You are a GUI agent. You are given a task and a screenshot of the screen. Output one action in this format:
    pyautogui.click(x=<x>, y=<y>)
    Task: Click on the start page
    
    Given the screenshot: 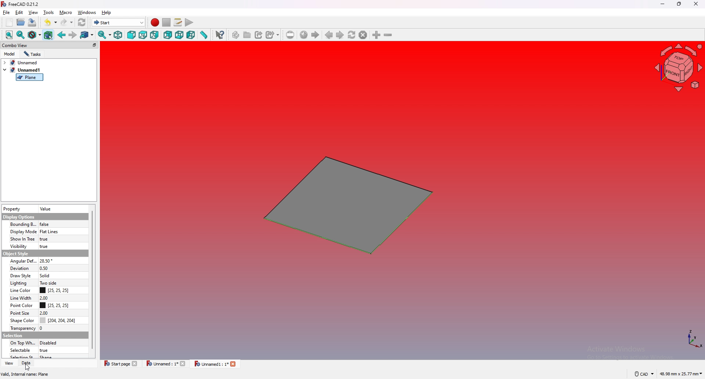 What is the action you would take?
    pyautogui.click(x=315, y=35)
    